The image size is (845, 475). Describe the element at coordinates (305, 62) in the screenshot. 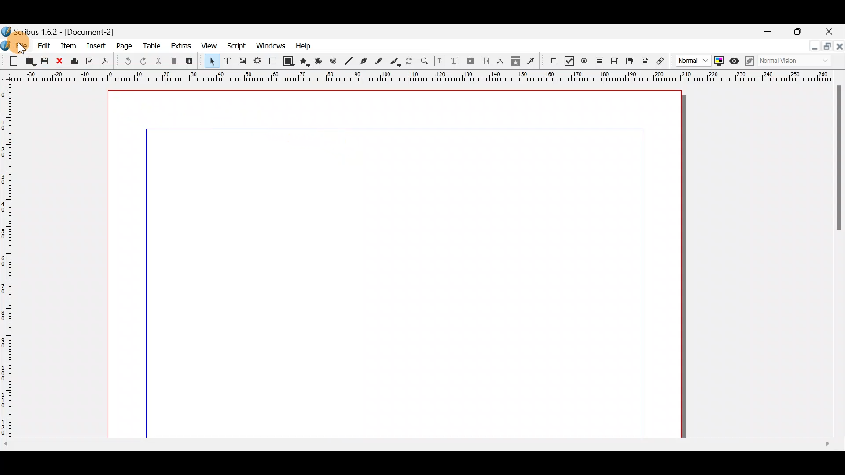

I see `Polygon` at that location.